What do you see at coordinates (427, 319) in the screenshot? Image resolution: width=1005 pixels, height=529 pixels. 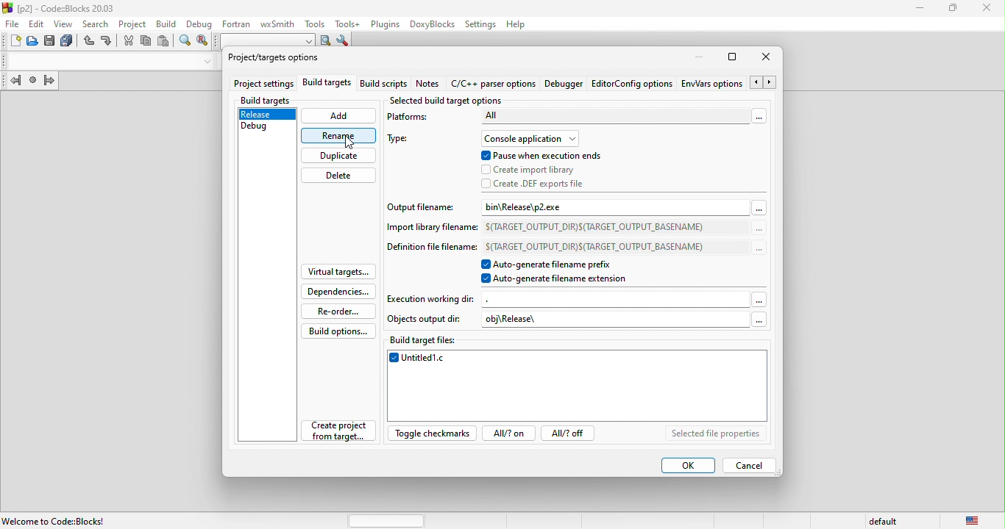 I see `objects output dir` at bounding box center [427, 319].